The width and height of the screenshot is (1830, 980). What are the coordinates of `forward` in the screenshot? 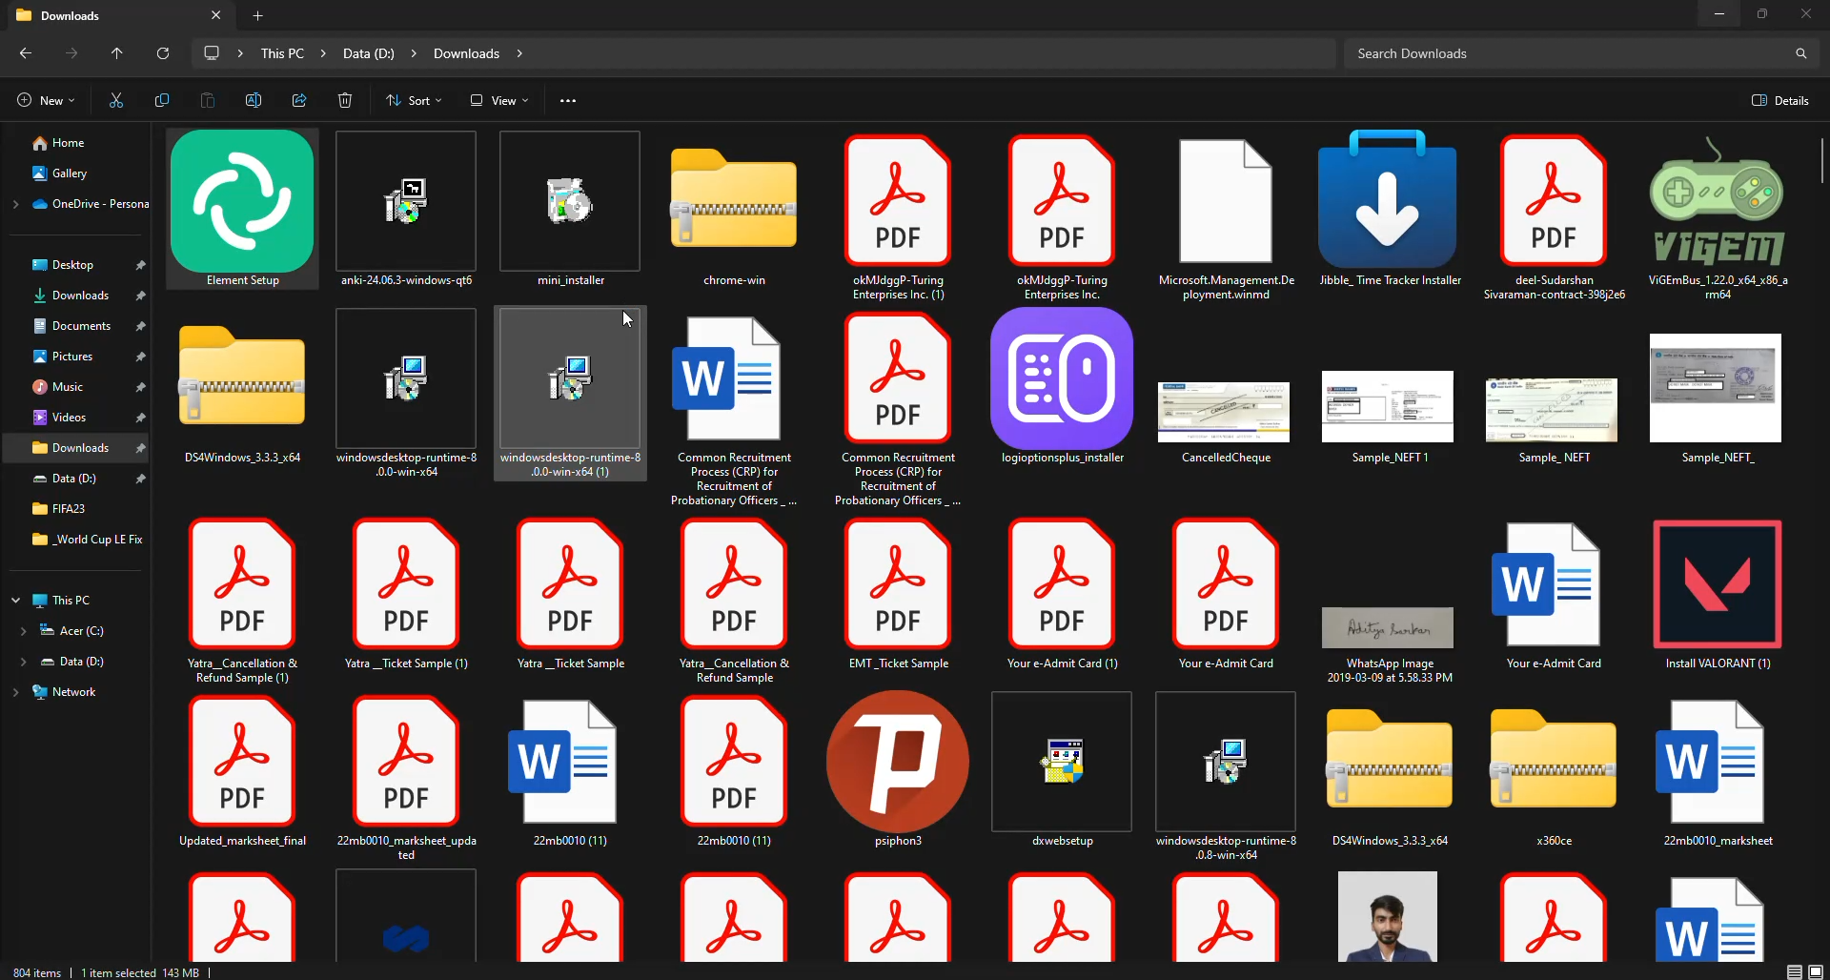 It's located at (71, 54).